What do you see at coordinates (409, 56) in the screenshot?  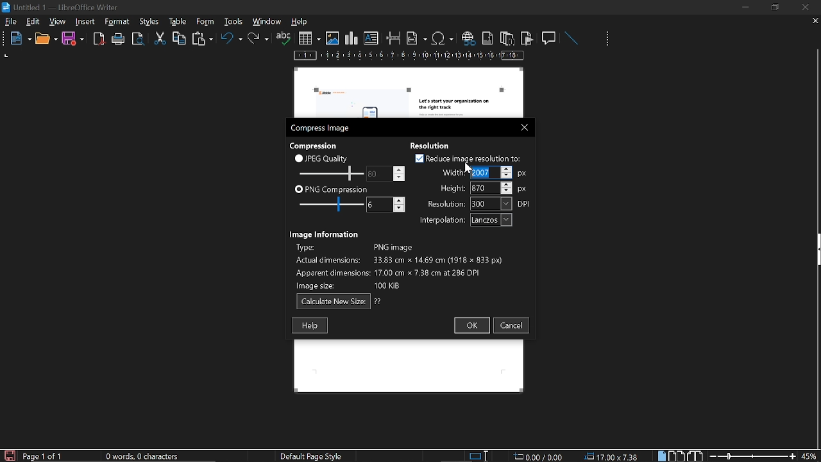 I see `scale` at bounding box center [409, 56].